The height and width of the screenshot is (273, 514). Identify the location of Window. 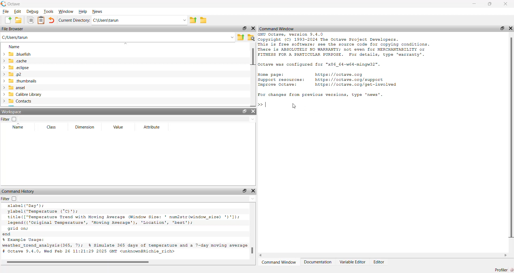
(66, 11).